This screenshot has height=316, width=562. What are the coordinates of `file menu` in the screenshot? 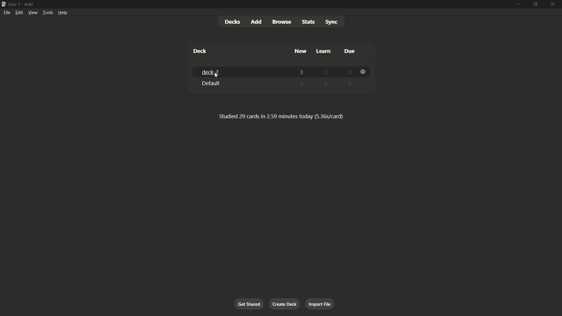 It's located at (7, 13).